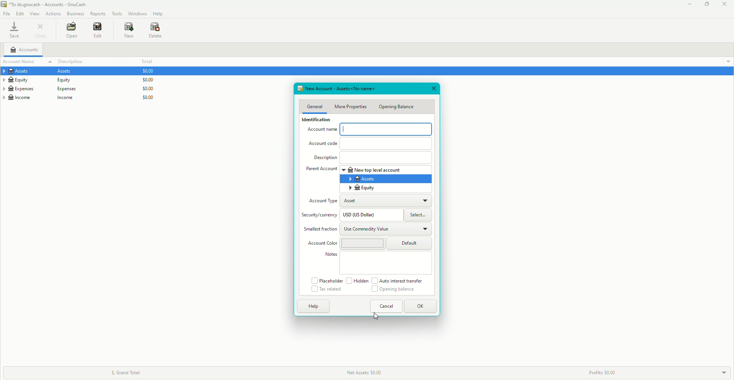 The width and height of the screenshot is (734, 380). Describe the element at coordinates (125, 30) in the screenshot. I see `New` at that location.